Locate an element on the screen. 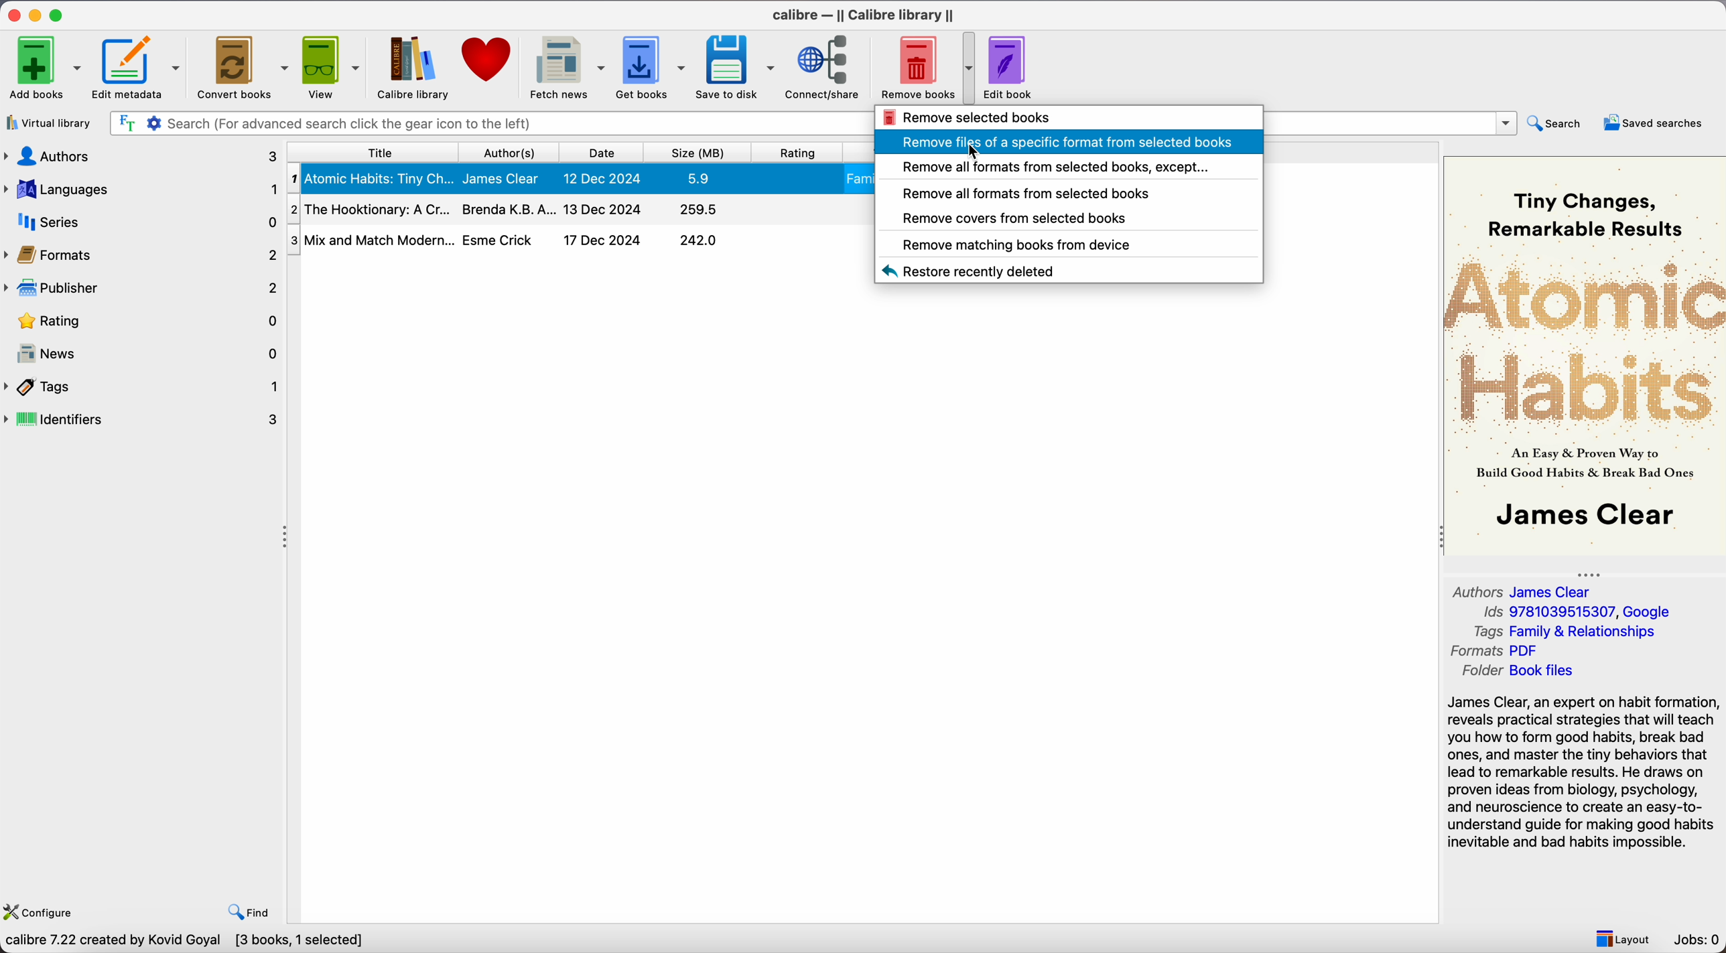 This screenshot has height=953, width=1726. Formats PDF is located at coordinates (1498, 651).